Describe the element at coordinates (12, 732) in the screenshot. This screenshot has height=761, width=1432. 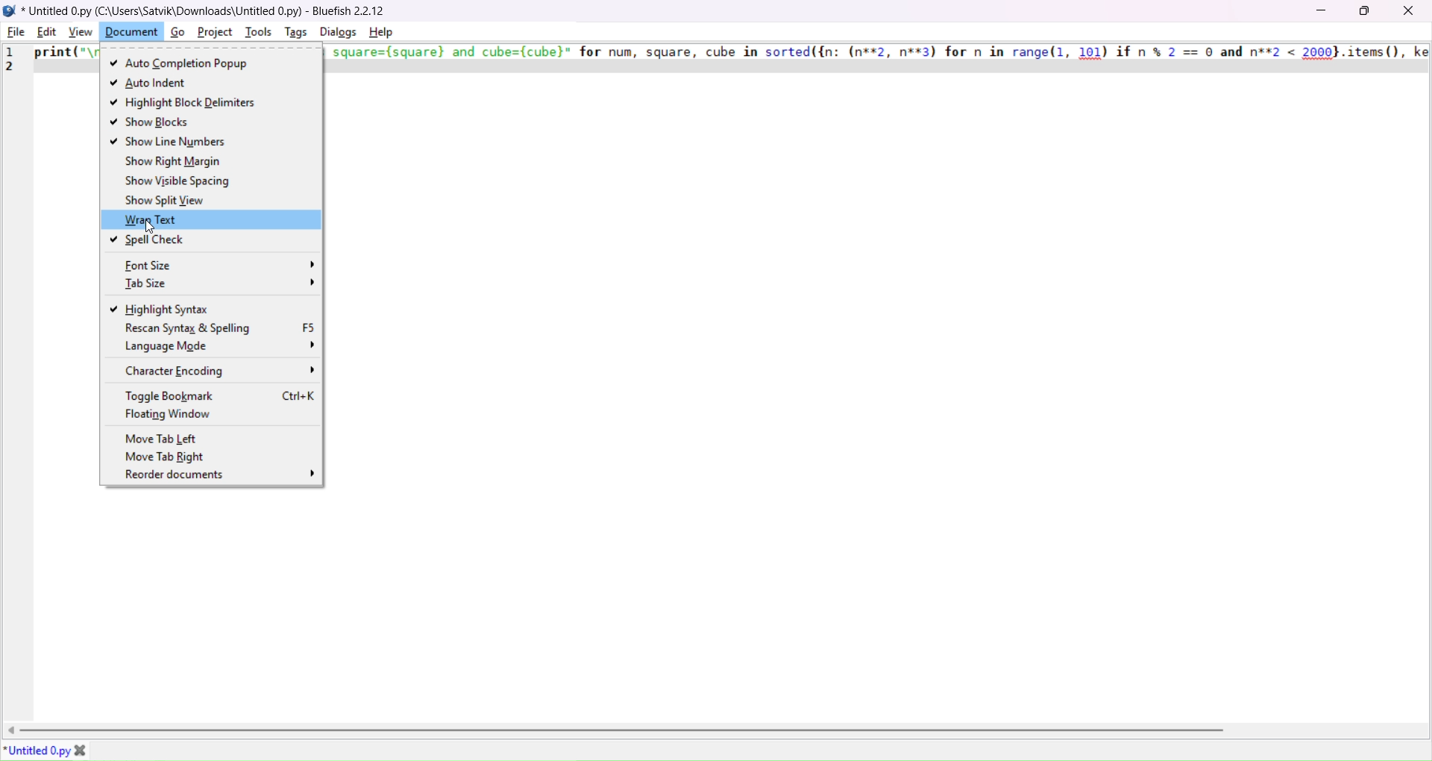
I see `move left` at that location.